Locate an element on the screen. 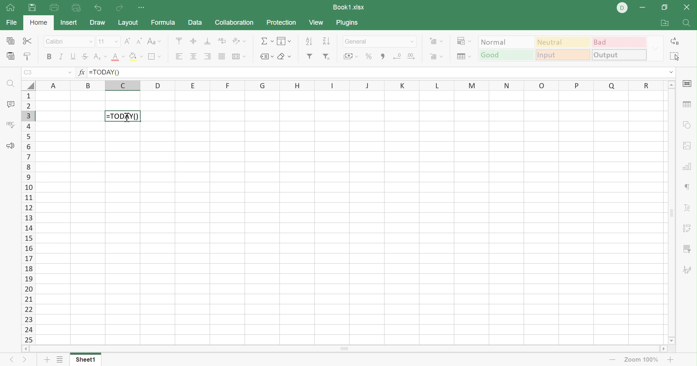 This screenshot has height=366, width=697. Drop Down is located at coordinates (114, 41).